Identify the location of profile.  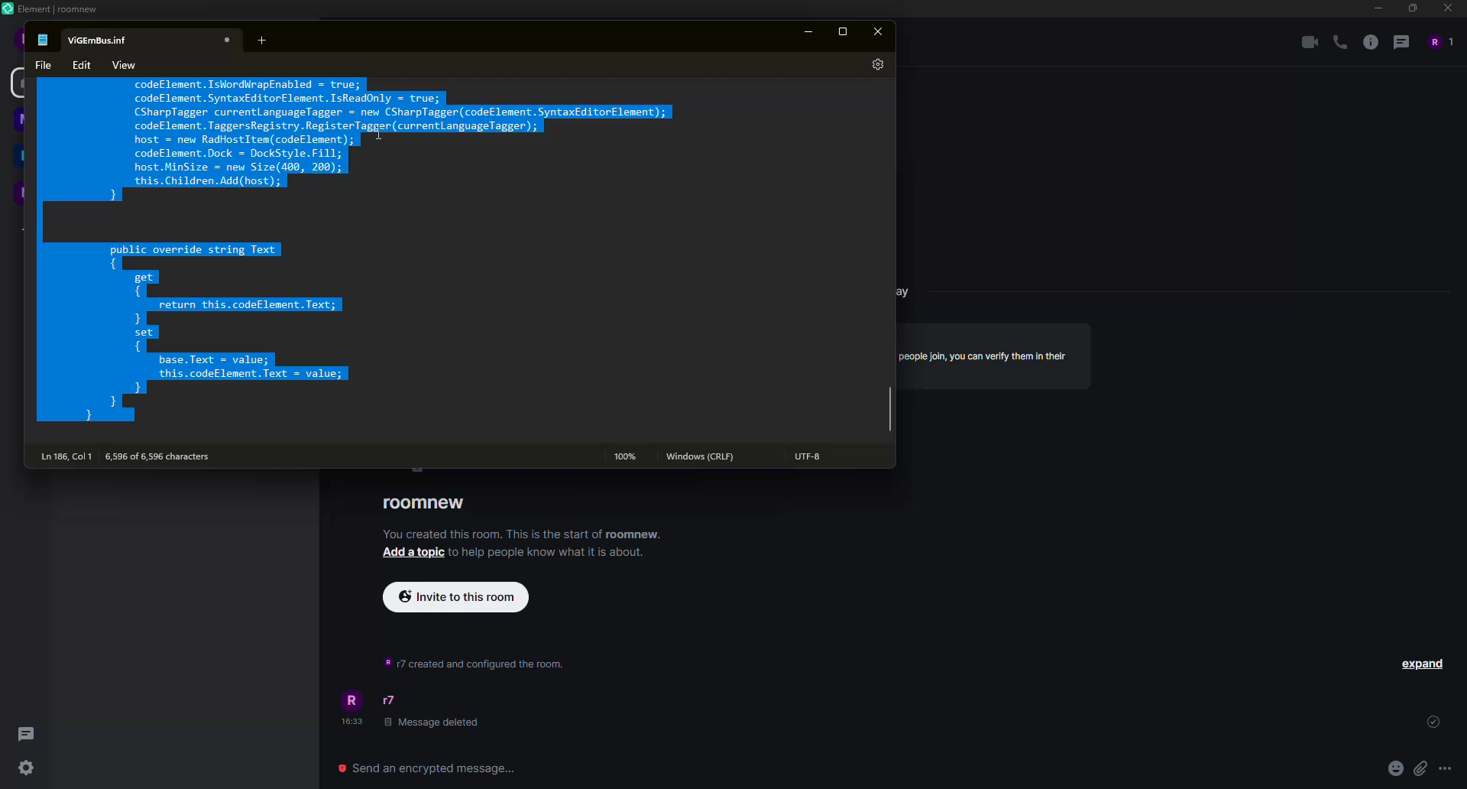
(355, 700).